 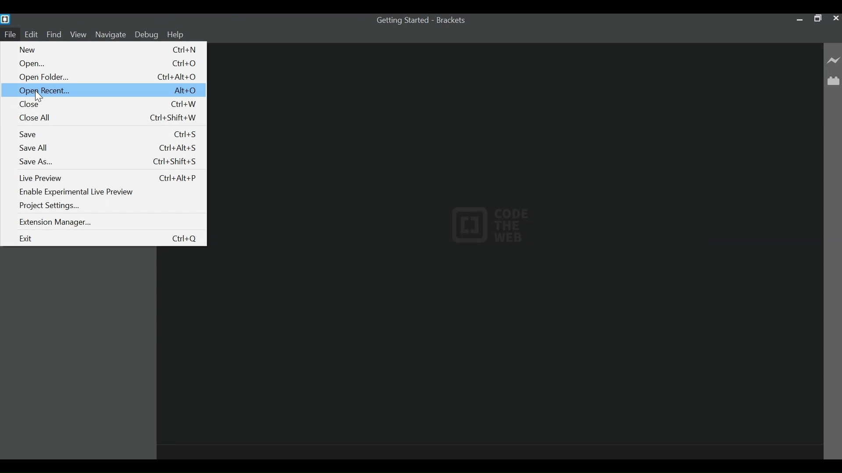 I want to click on Open Recent, so click(x=103, y=90).